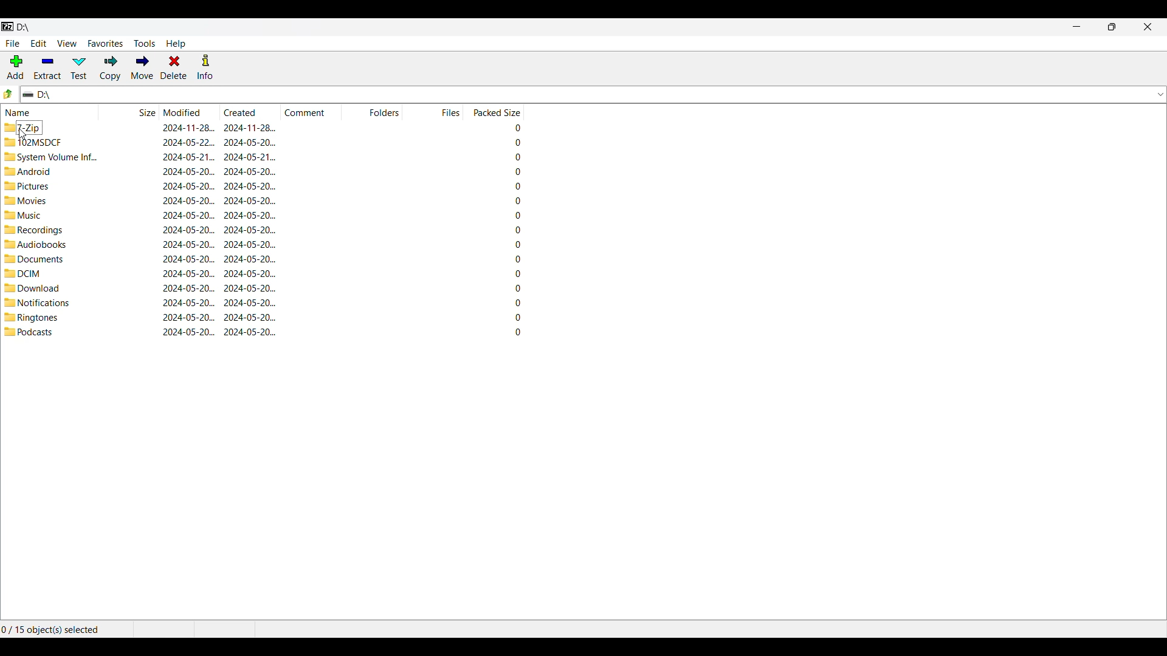 Image resolution: width=1167 pixels, height=656 pixels. I want to click on zip folder, so click(24, 128).